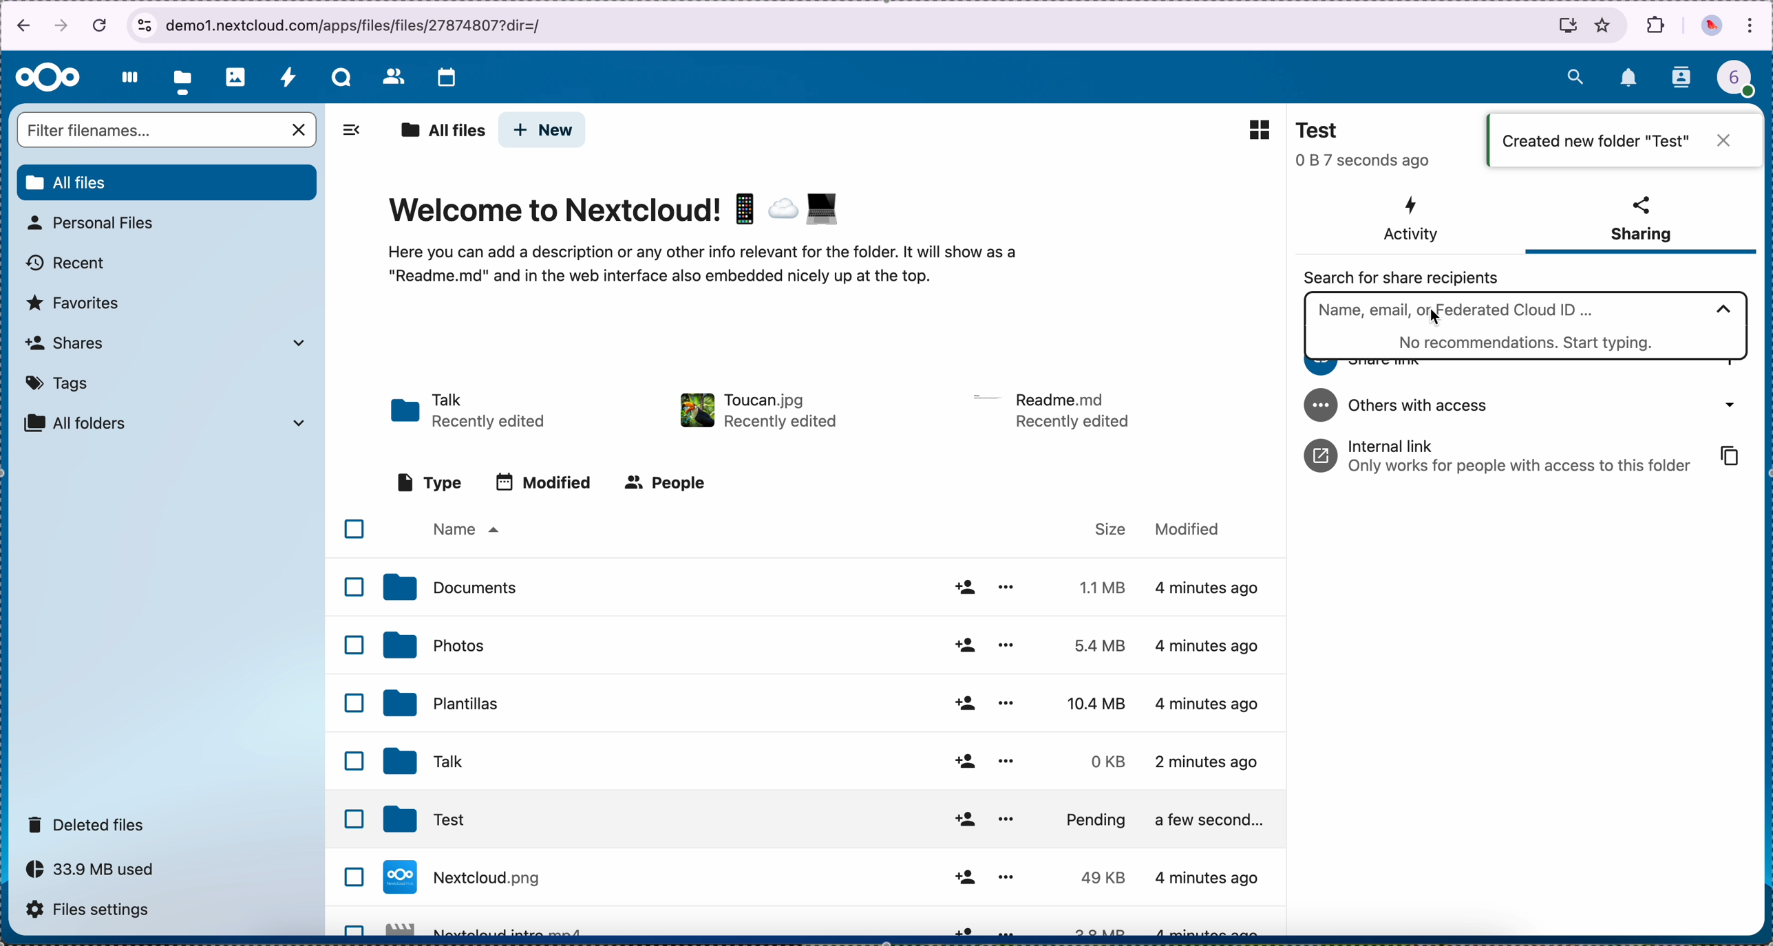  What do you see at coordinates (102, 24) in the screenshot?
I see `cancel` at bounding box center [102, 24].